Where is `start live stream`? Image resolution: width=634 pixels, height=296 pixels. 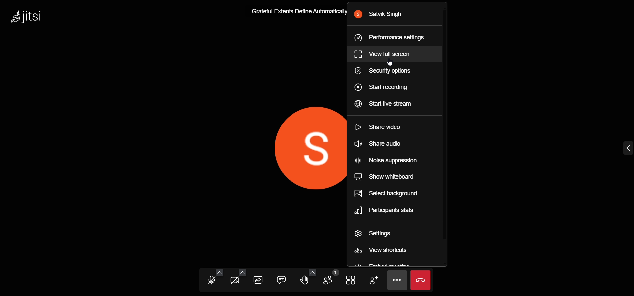
start live stream is located at coordinates (386, 105).